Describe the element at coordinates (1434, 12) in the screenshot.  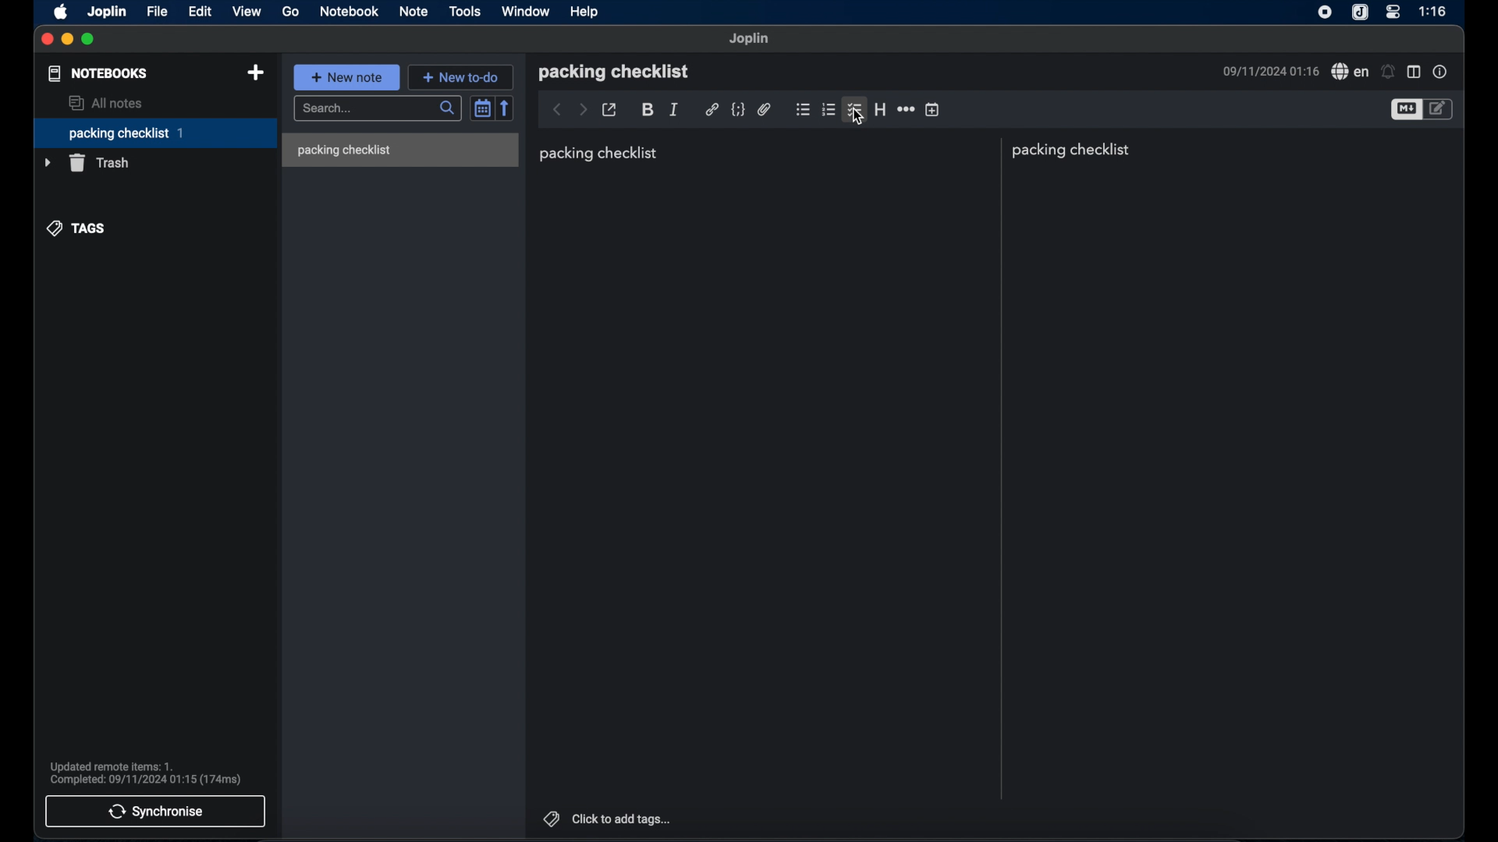
I see `1:16` at that location.